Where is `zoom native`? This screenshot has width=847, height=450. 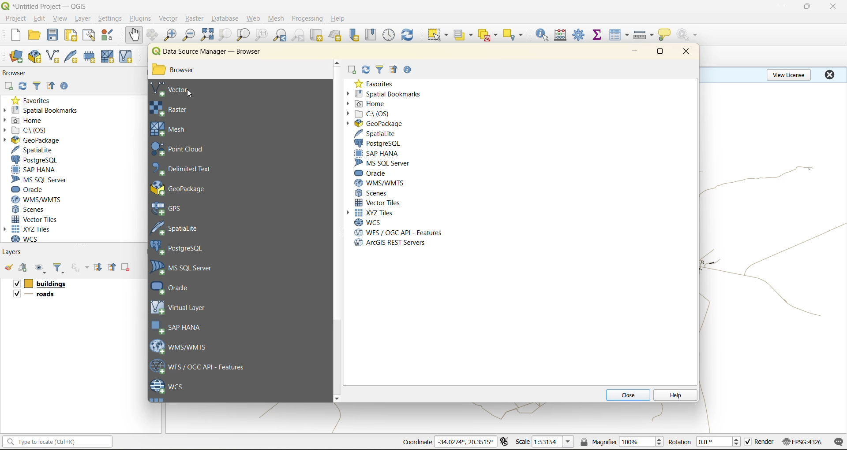
zoom native is located at coordinates (262, 35).